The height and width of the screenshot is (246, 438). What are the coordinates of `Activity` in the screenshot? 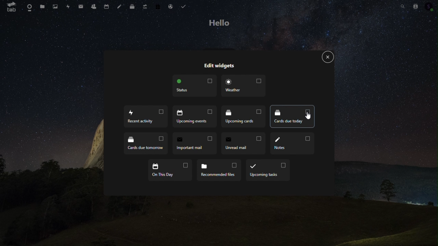 It's located at (68, 6).